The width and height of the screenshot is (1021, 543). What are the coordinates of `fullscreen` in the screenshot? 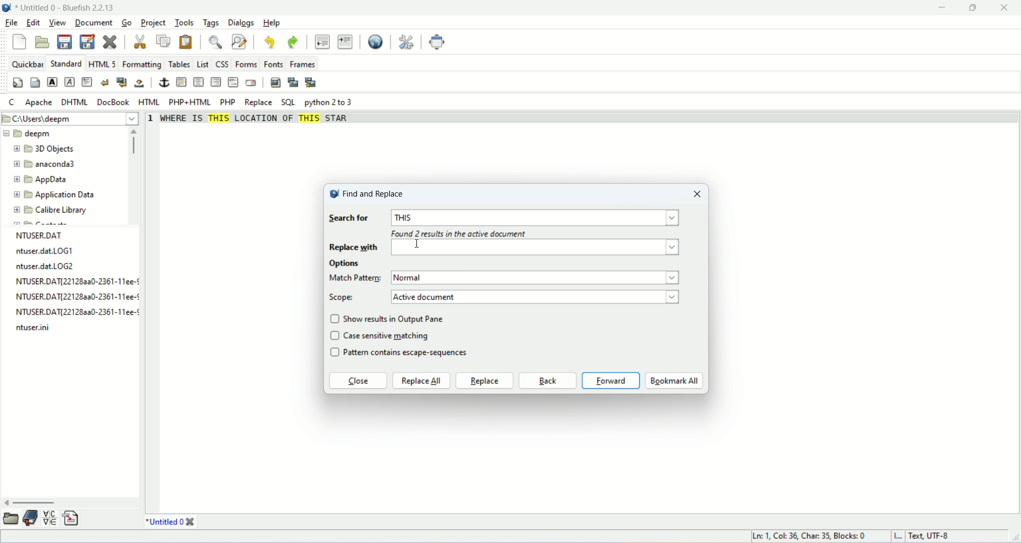 It's located at (439, 43).